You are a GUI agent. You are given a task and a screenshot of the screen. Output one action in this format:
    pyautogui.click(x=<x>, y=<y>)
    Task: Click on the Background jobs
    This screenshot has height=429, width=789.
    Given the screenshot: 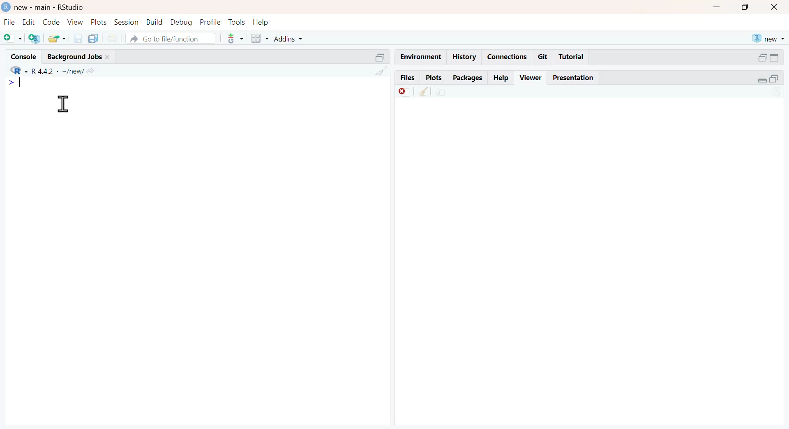 What is the action you would take?
    pyautogui.click(x=75, y=58)
    